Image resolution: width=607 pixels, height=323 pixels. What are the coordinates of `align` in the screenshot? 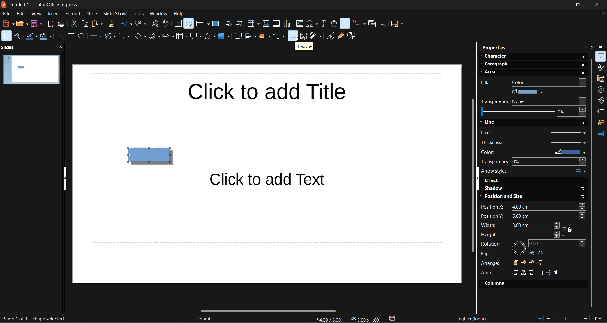 It's located at (489, 273).